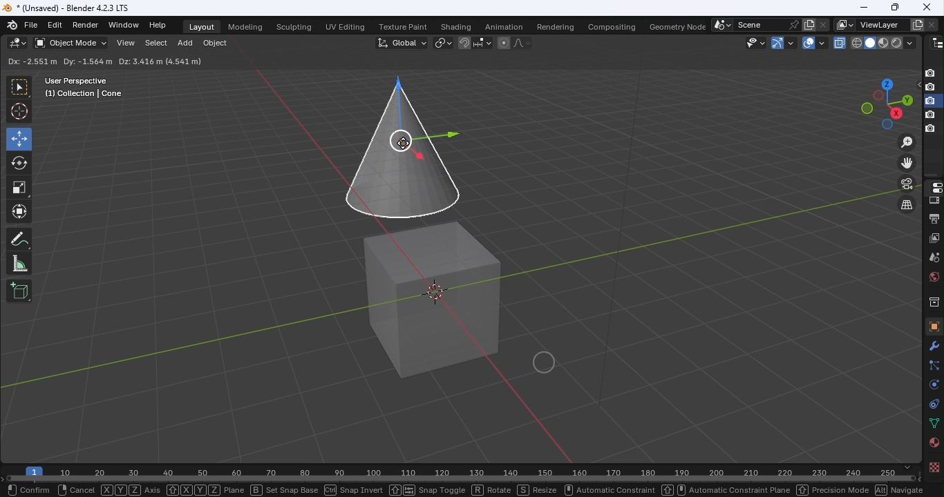 This screenshot has width=944, height=497. Describe the element at coordinates (244, 26) in the screenshot. I see `Modeling` at that location.